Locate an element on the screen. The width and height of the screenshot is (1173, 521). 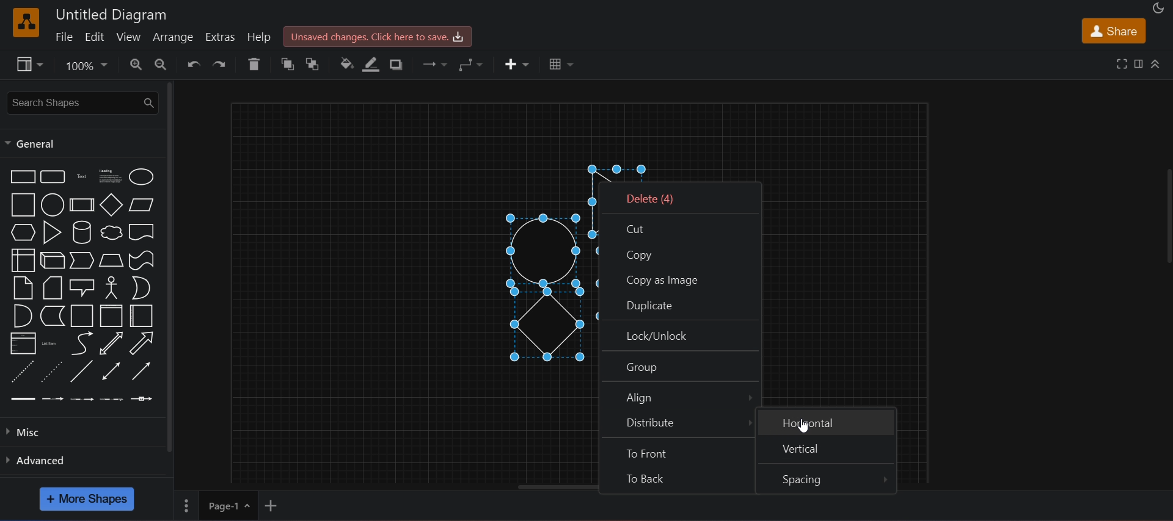
dashed line is located at coordinates (21, 371).